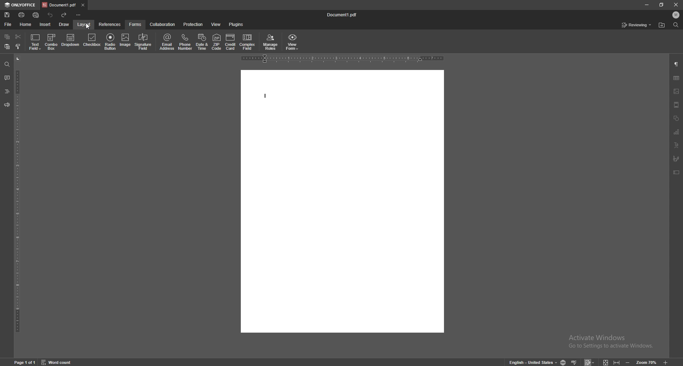  What do you see at coordinates (26, 24) in the screenshot?
I see `home` at bounding box center [26, 24].